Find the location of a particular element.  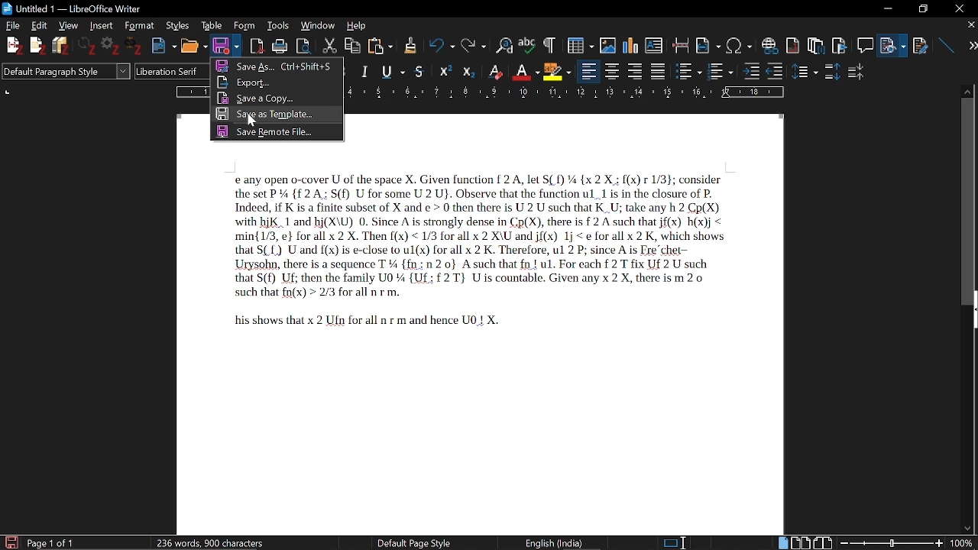

Insert diagram is located at coordinates (630, 43).